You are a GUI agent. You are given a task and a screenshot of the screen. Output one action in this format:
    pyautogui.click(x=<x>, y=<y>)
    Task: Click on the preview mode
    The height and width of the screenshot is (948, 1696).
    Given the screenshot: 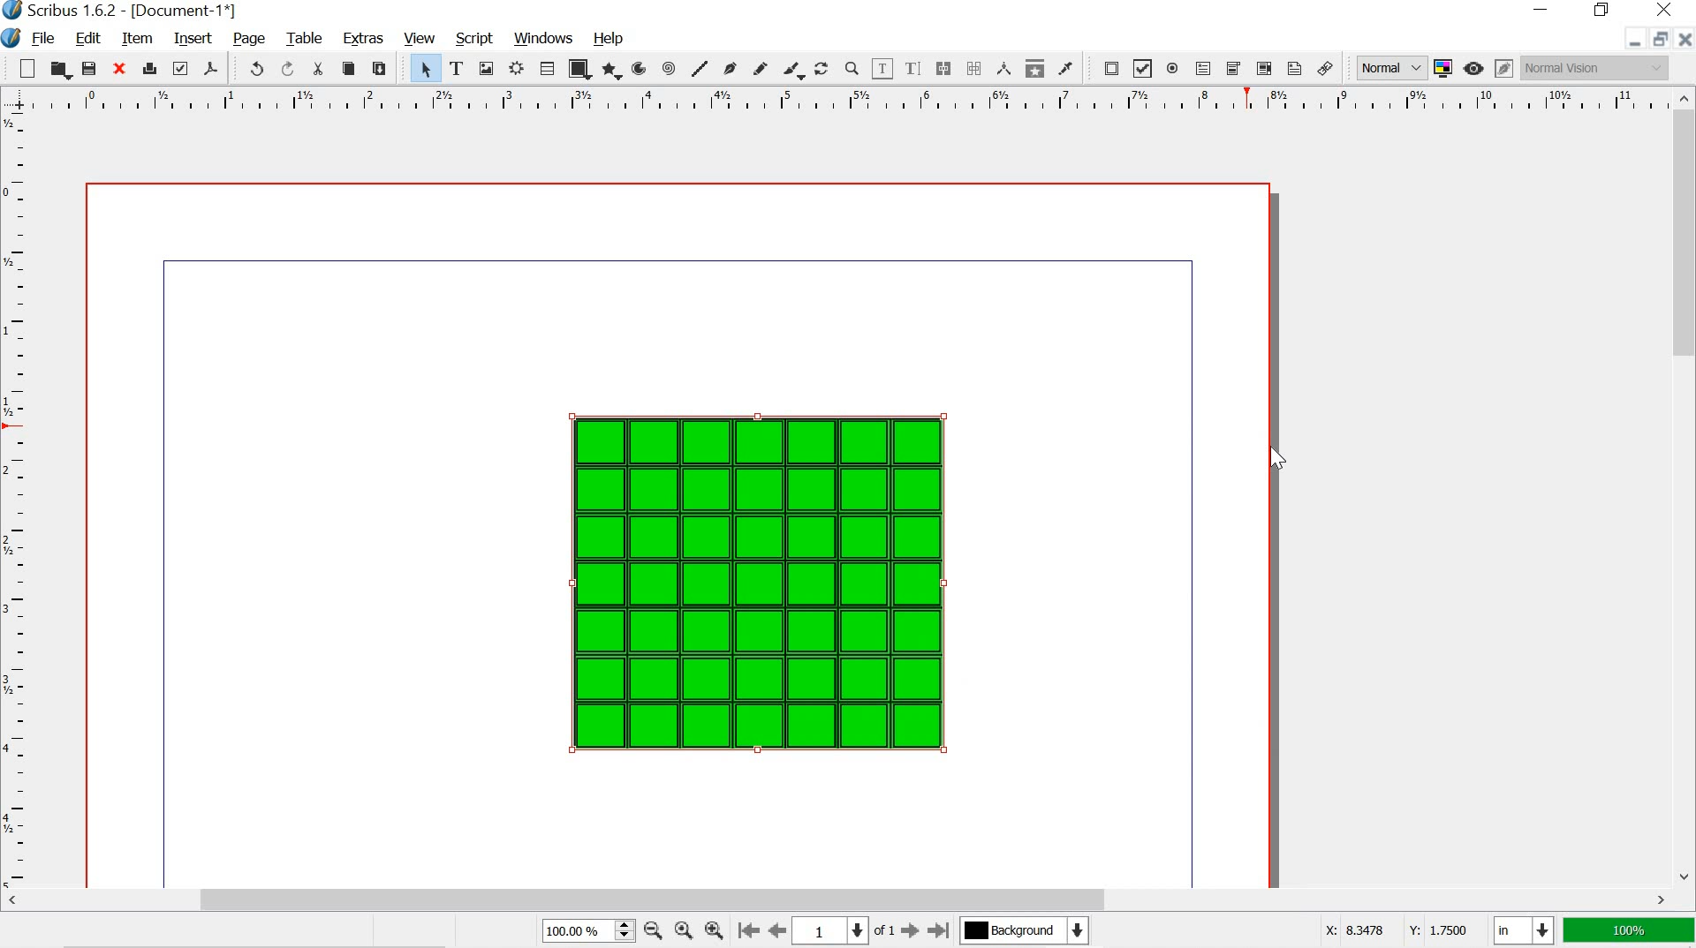 What is the action you would take?
    pyautogui.click(x=1473, y=69)
    